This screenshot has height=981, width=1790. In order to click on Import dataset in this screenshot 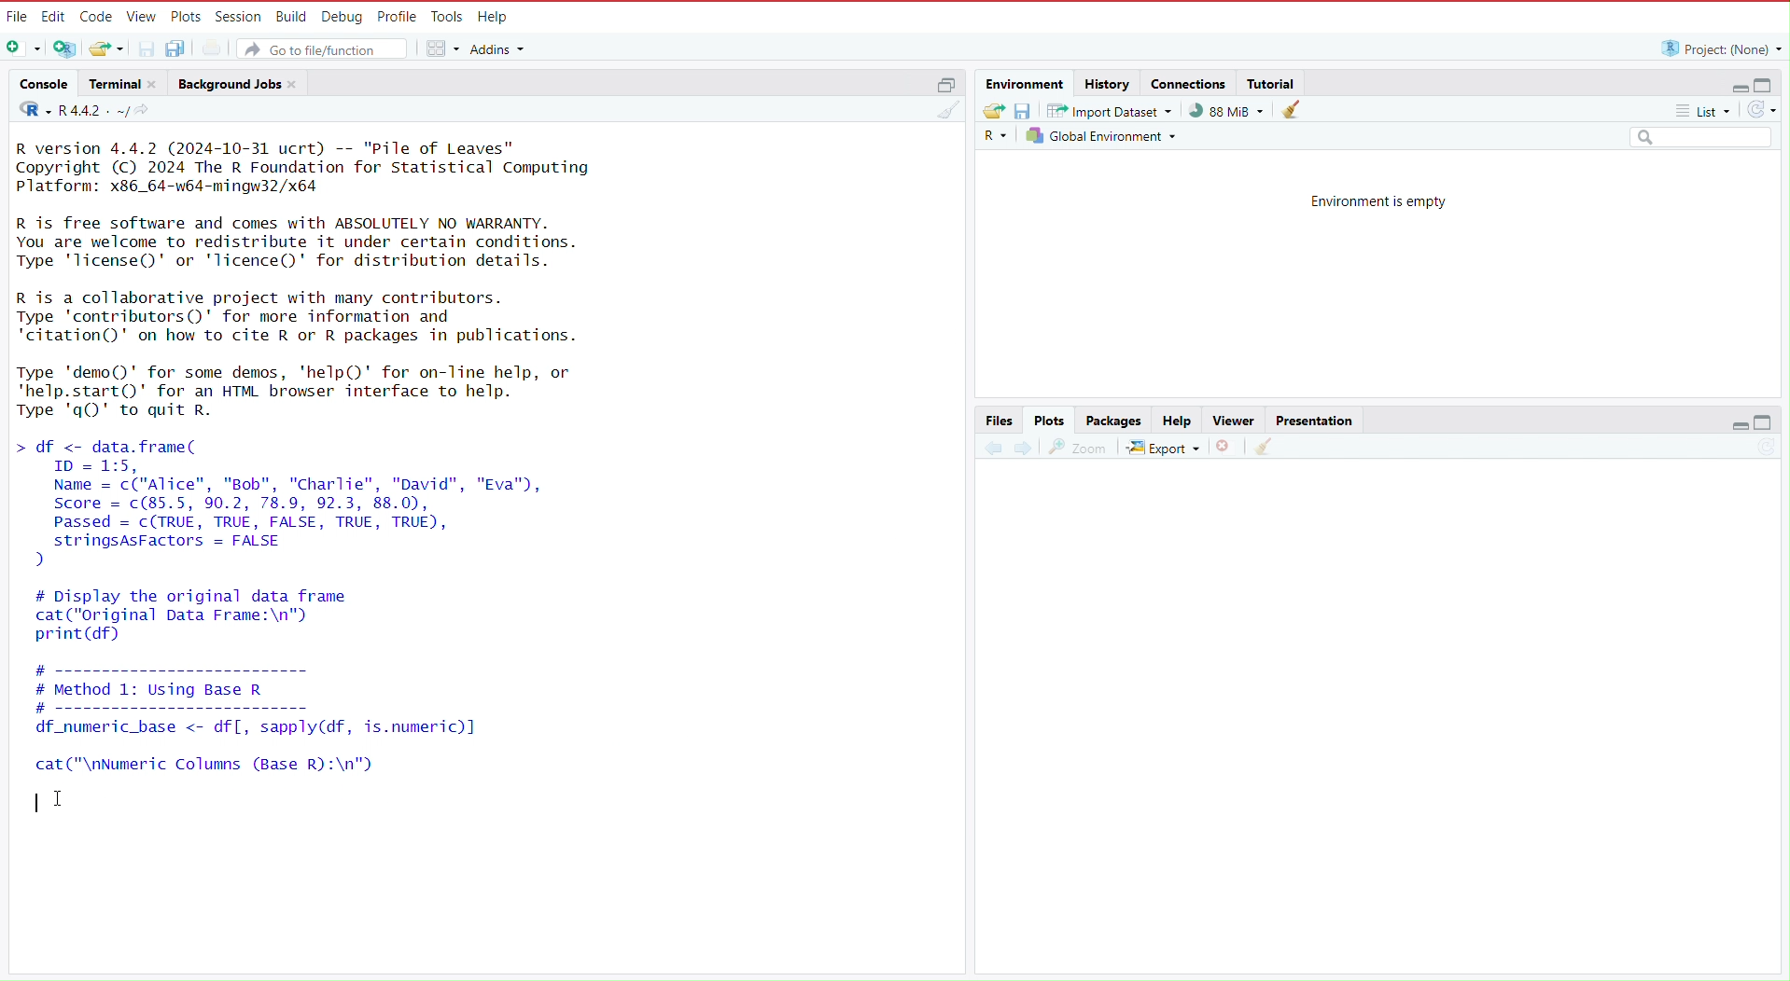, I will do `click(1112, 111)`.